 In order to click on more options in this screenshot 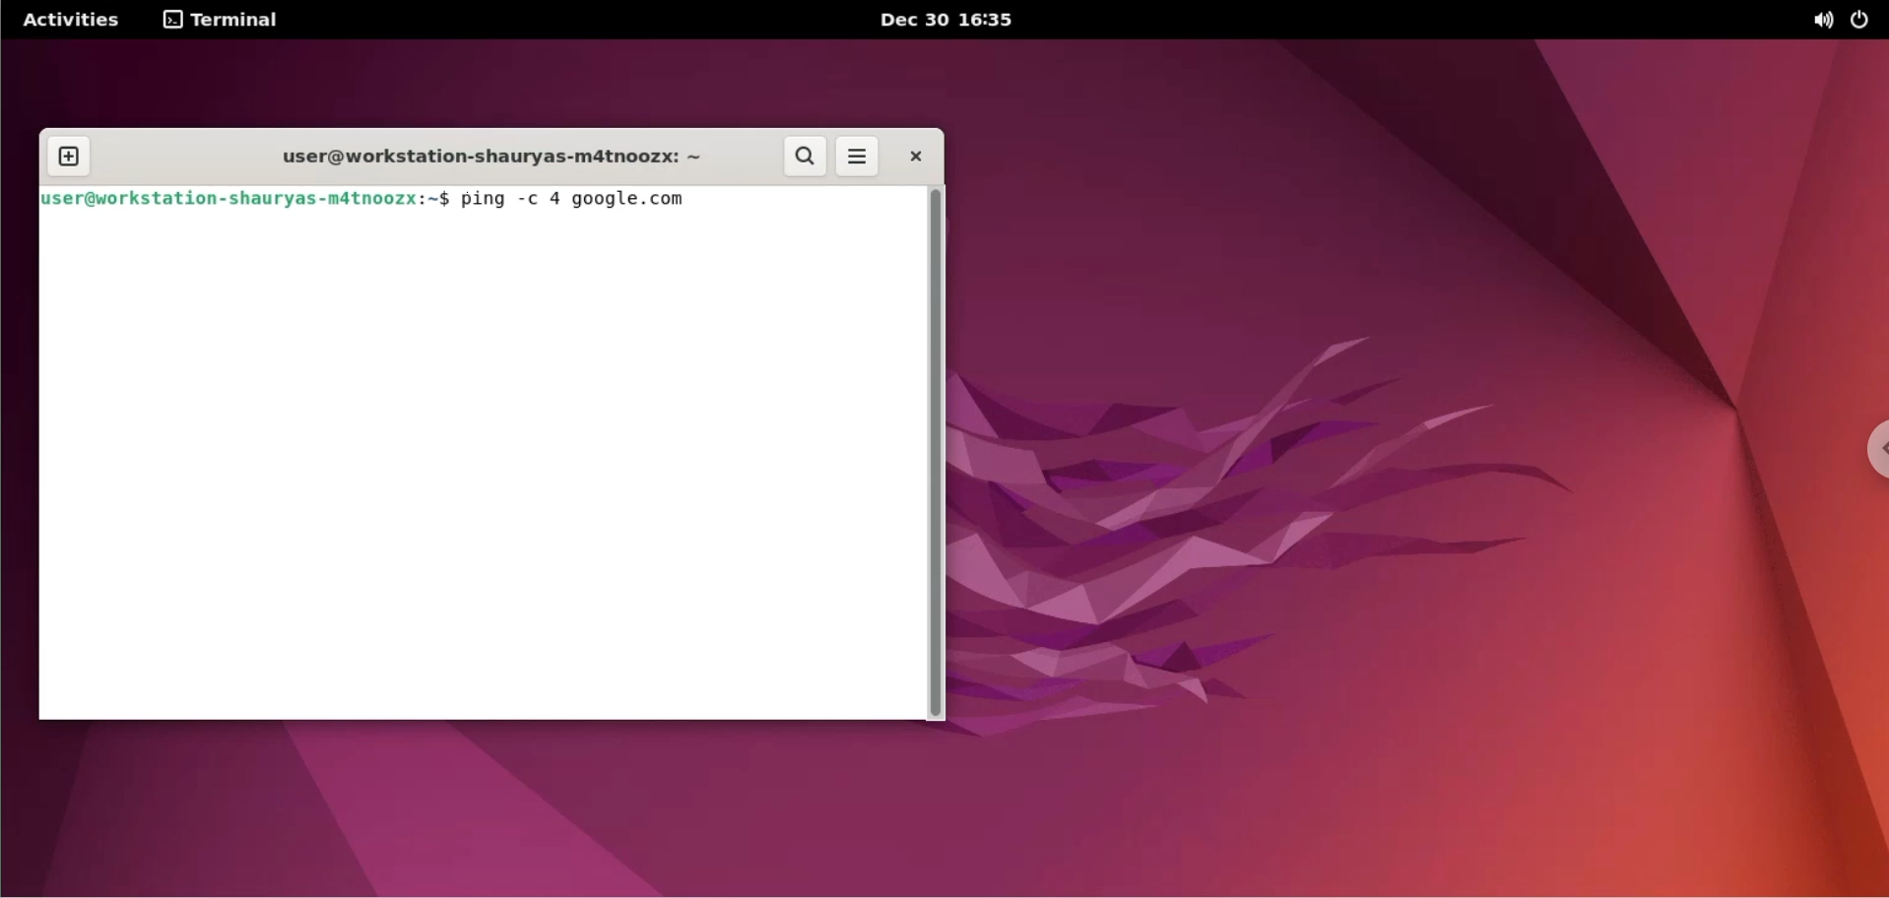, I will do `click(859, 156)`.